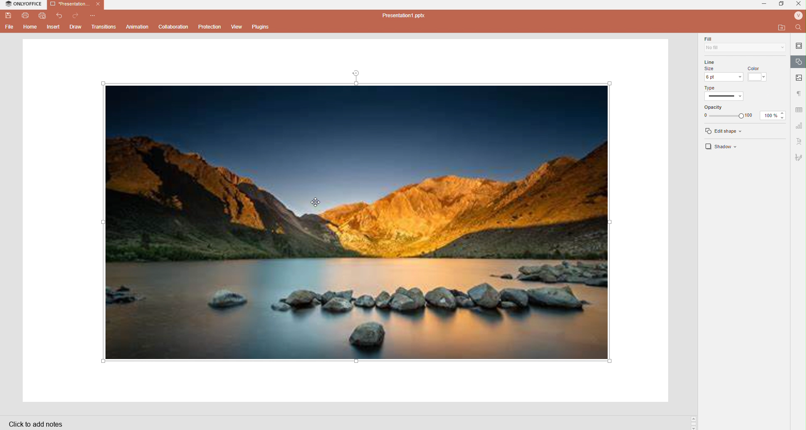 Image resolution: width=806 pixels, height=430 pixels. What do you see at coordinates (799, 110) in the screenshot?
I see `Data settings` at bounding box center [799, 110].